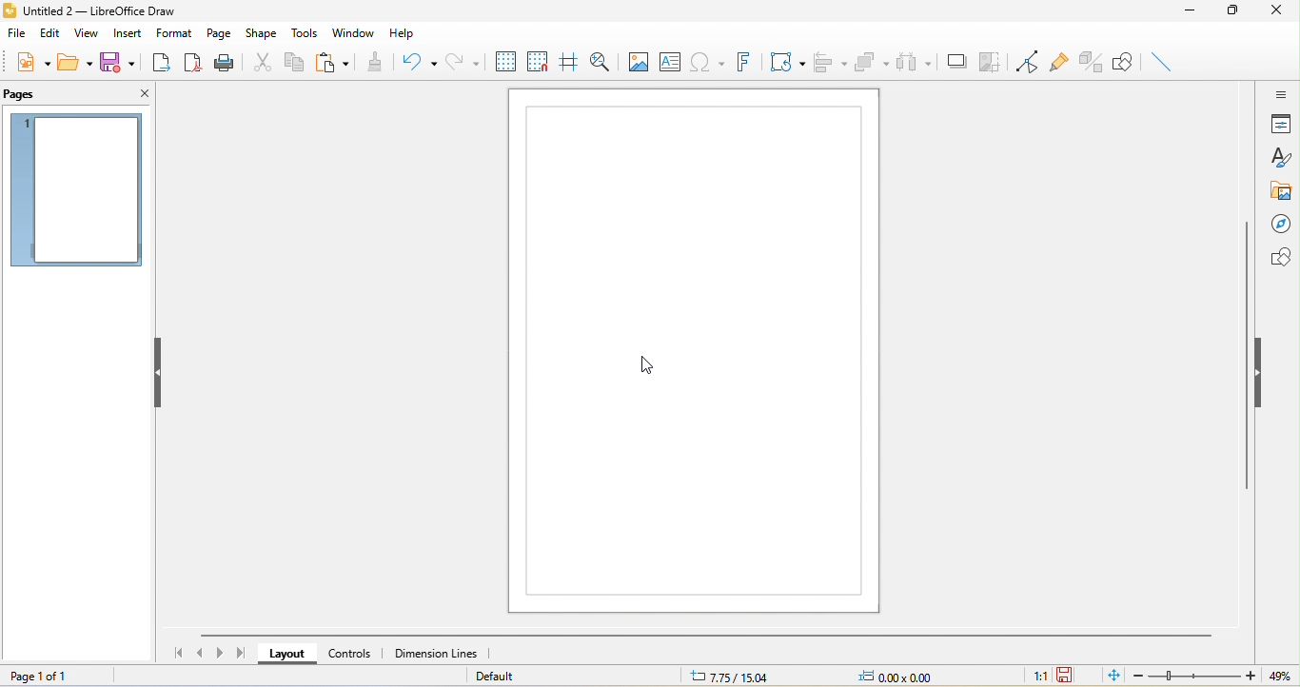 This screenshot has height=687, width=1300. I want to click on show draw function, so click(1127, 63).